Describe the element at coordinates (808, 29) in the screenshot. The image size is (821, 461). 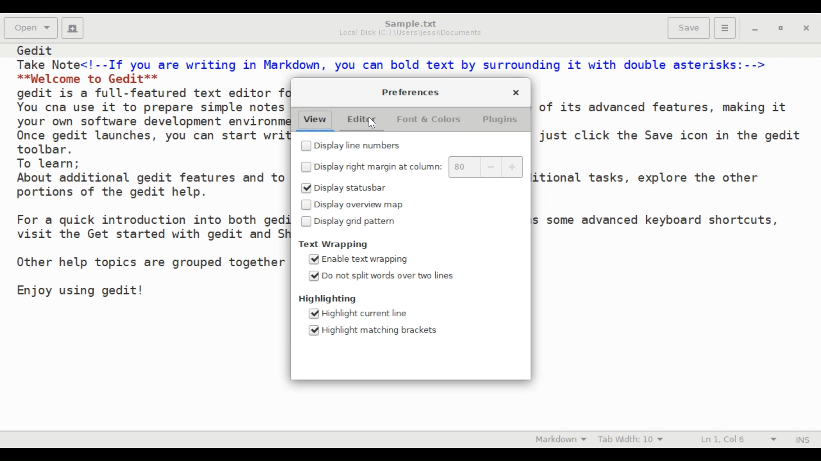
I see `Close` at that location.